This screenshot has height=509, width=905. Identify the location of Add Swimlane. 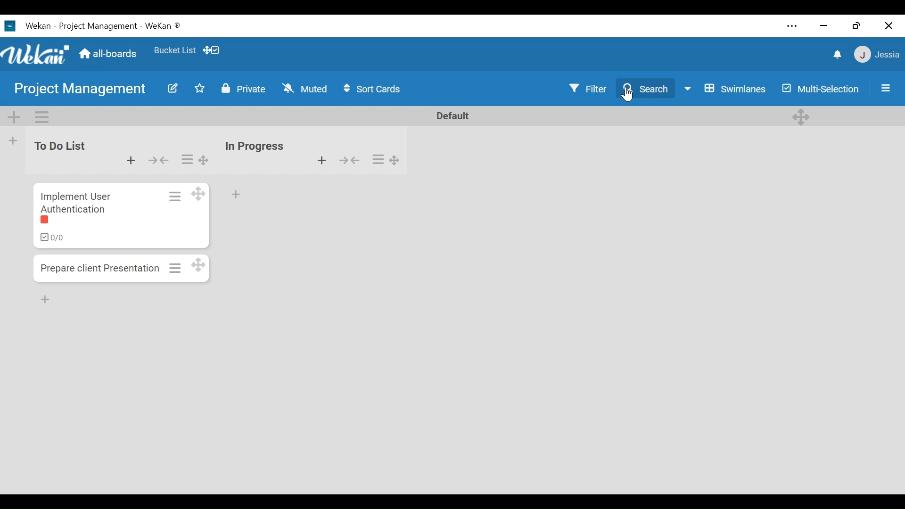
(14, 117).